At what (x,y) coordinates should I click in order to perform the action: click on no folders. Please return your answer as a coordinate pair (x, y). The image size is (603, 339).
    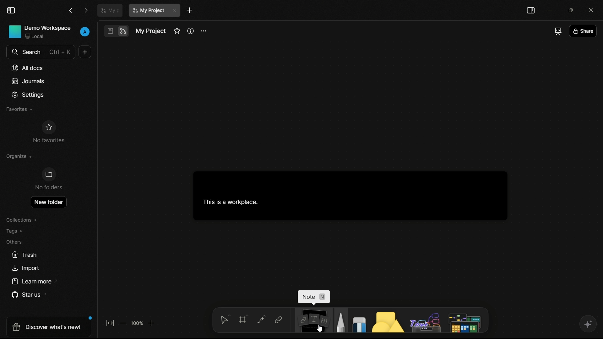
    Looking at the image, I should click on (49, 179).